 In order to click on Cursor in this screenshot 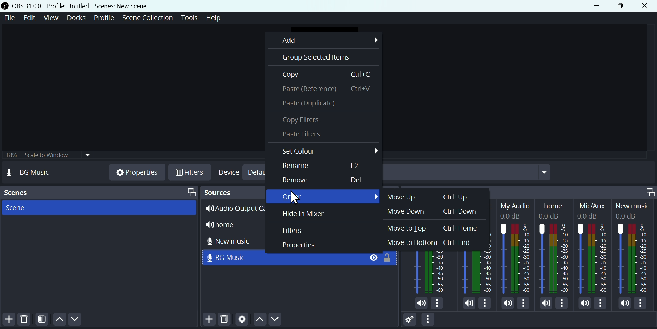, I will do `click(296, 196)`.